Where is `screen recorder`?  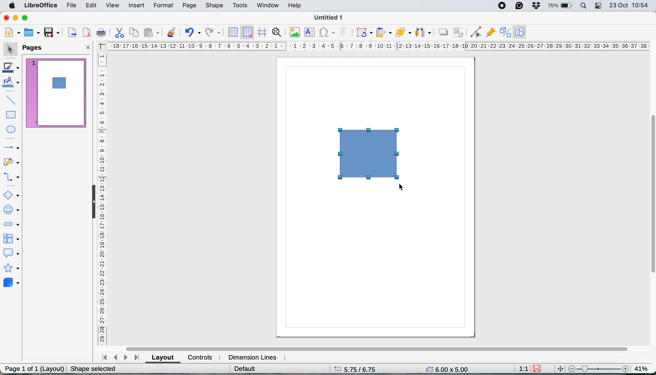
screen recorder is located at coordinates (501, 6).